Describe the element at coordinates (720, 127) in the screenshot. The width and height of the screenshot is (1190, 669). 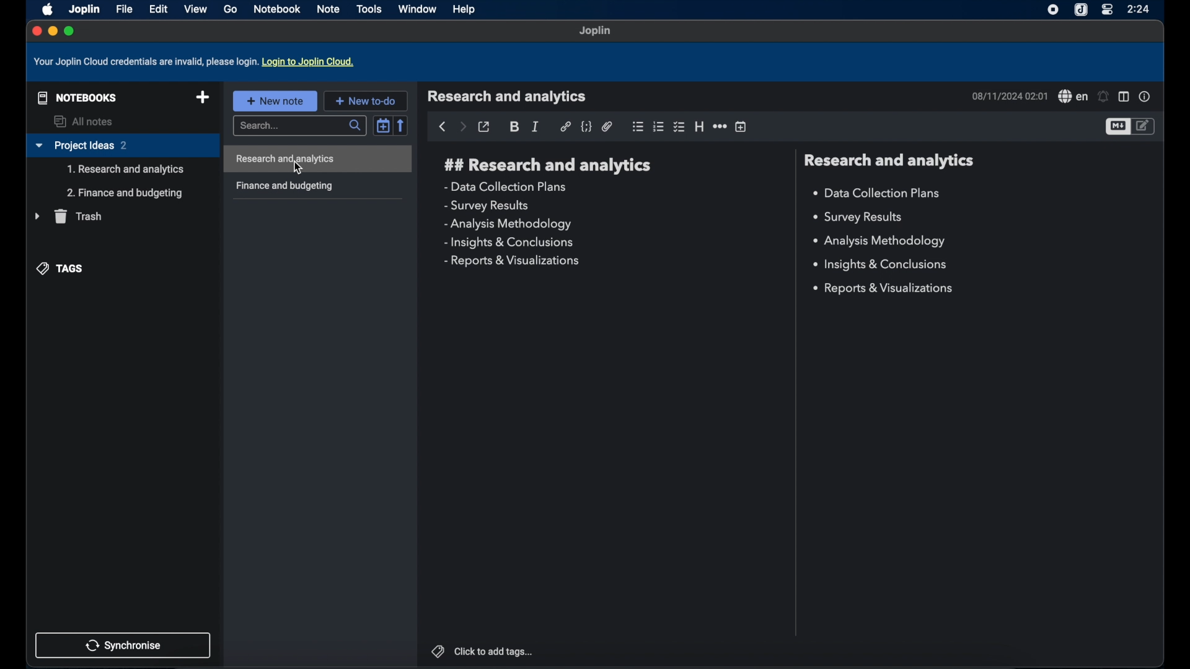
I see `horizontal rule` at that location.